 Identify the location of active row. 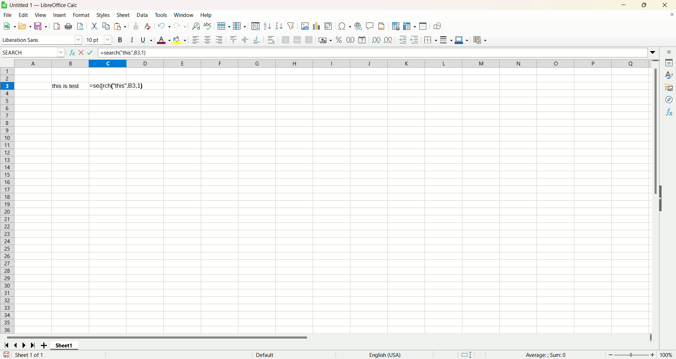
(7, 86).